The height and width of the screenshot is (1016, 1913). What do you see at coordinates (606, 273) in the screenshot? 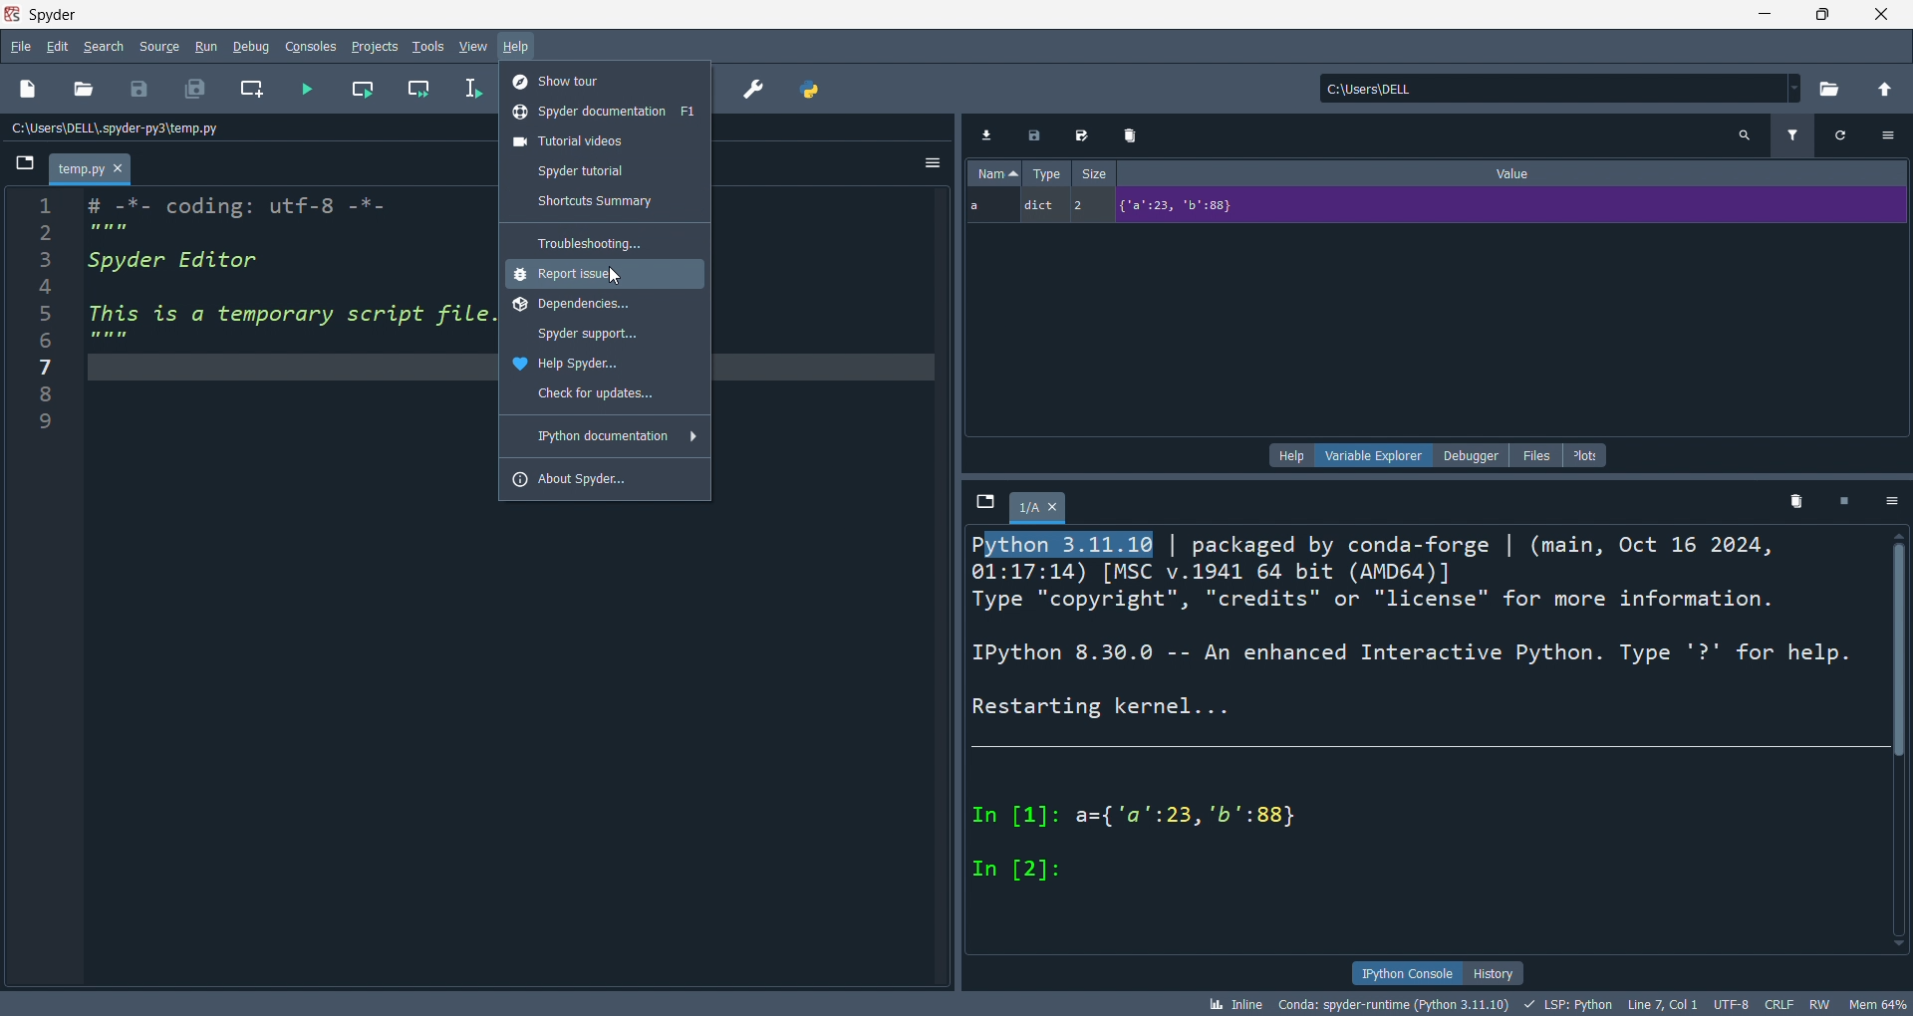
I see `report issue` at bounding box center [606, 273].